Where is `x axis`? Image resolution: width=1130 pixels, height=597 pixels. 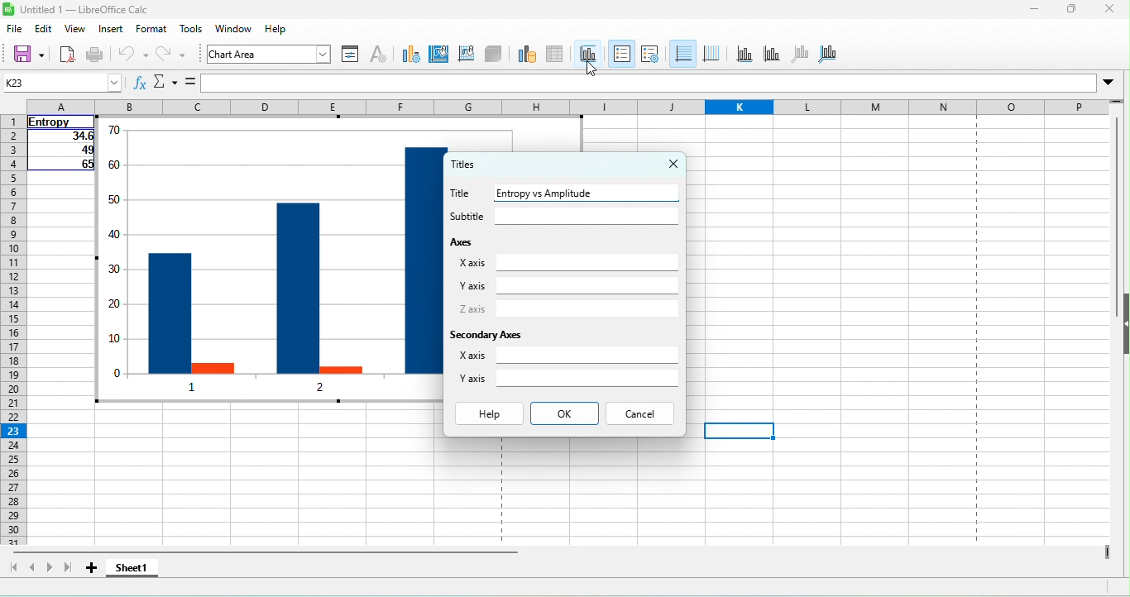
x axis is located at coordinates (570, 359).